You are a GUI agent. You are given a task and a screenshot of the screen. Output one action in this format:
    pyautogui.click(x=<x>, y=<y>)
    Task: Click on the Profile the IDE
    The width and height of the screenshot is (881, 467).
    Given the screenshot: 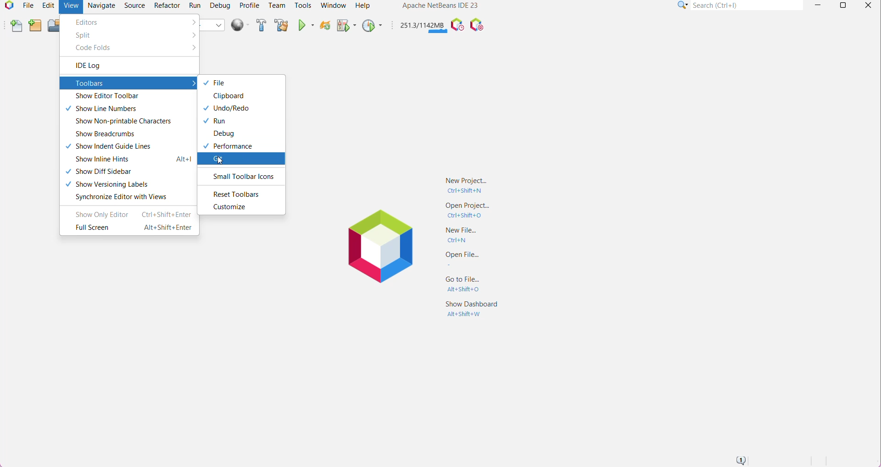 What is the action you would take?
    pyautogui.click(x=457, y=25)
    